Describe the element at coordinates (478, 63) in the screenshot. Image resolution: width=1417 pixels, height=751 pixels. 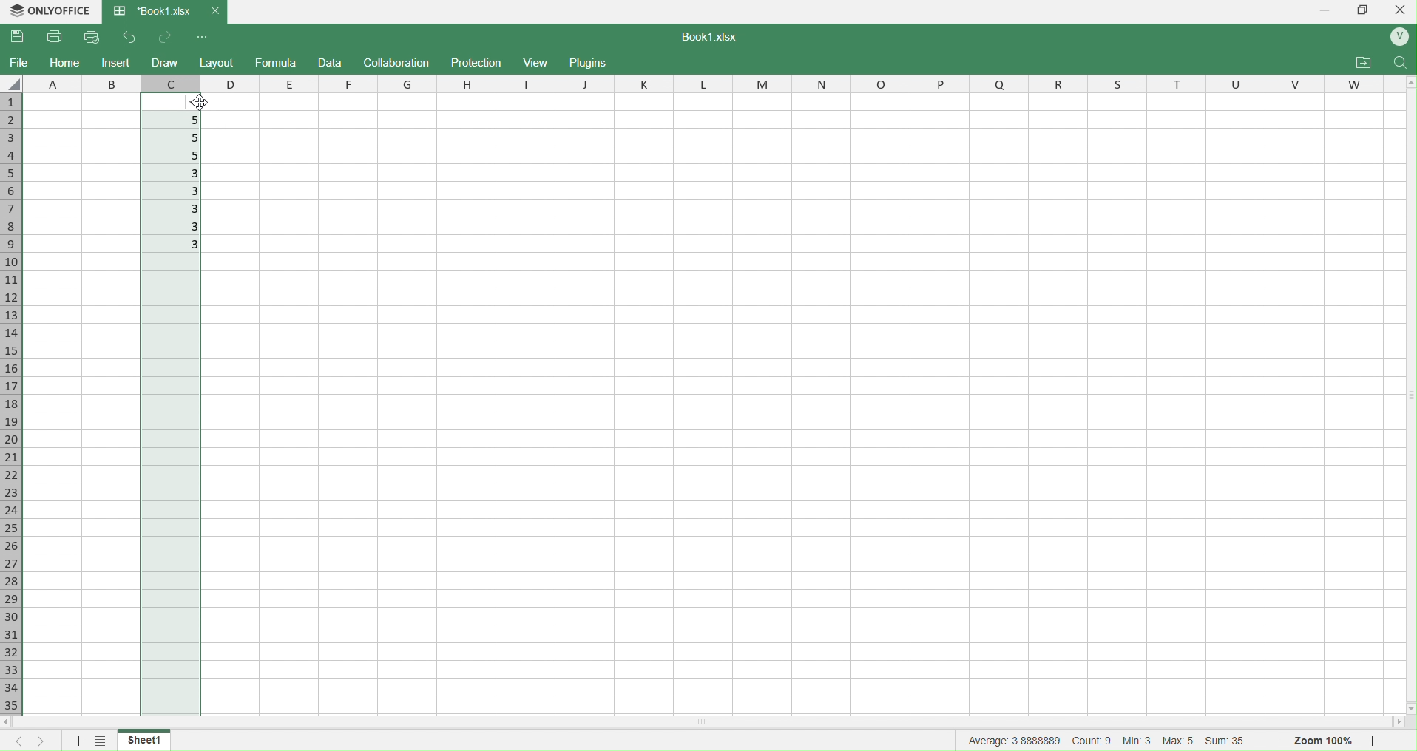
I see `Protection` at that location.